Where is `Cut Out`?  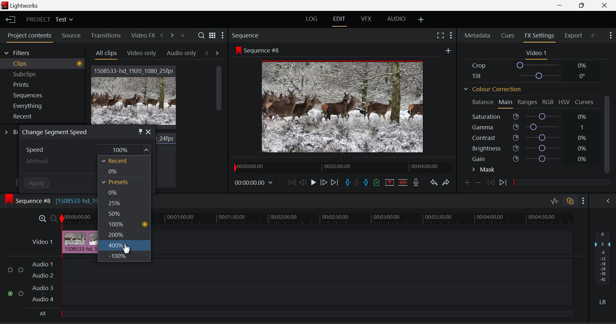 Cut Out is located at coordinates (366, 183).